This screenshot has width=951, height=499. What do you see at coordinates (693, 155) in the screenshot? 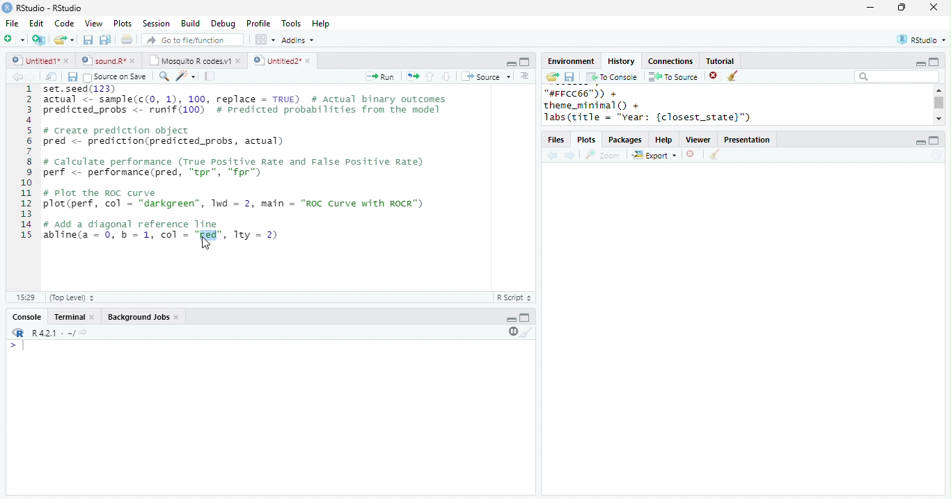
I see `close file` at bounding box center [693, 155].